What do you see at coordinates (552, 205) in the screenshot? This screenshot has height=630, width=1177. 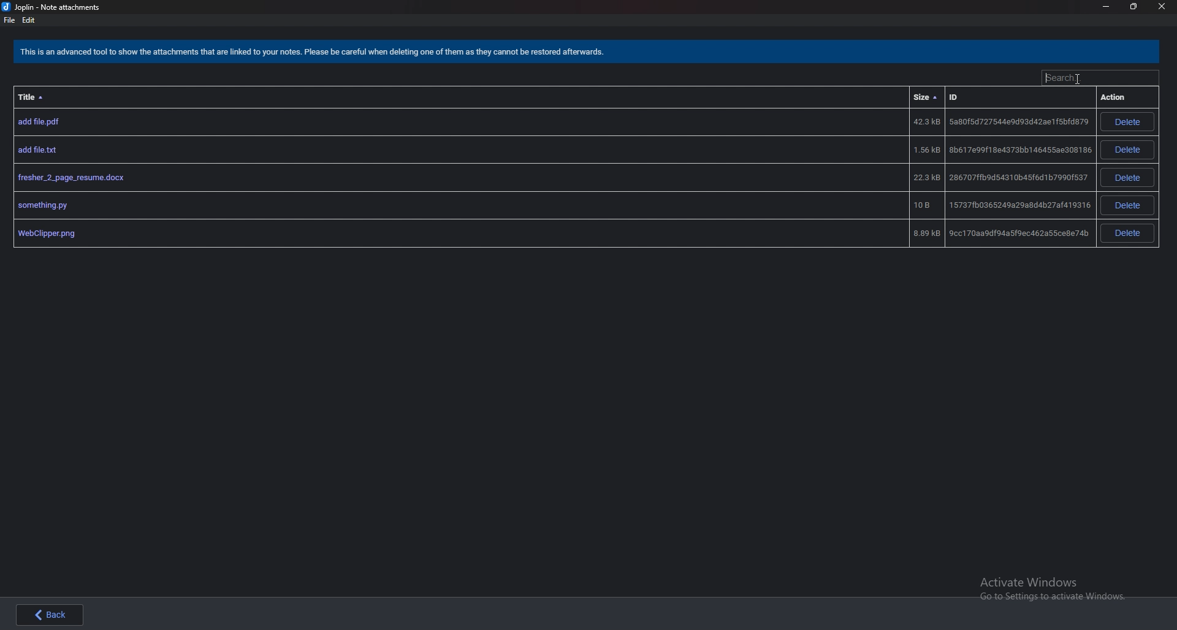 I see `attachment` at bounding box center [552, 205].